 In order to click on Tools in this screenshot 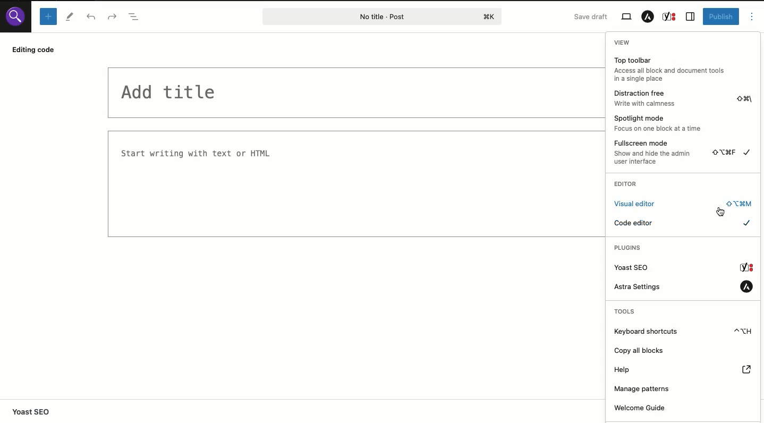, I will do `click(70, 17)`.